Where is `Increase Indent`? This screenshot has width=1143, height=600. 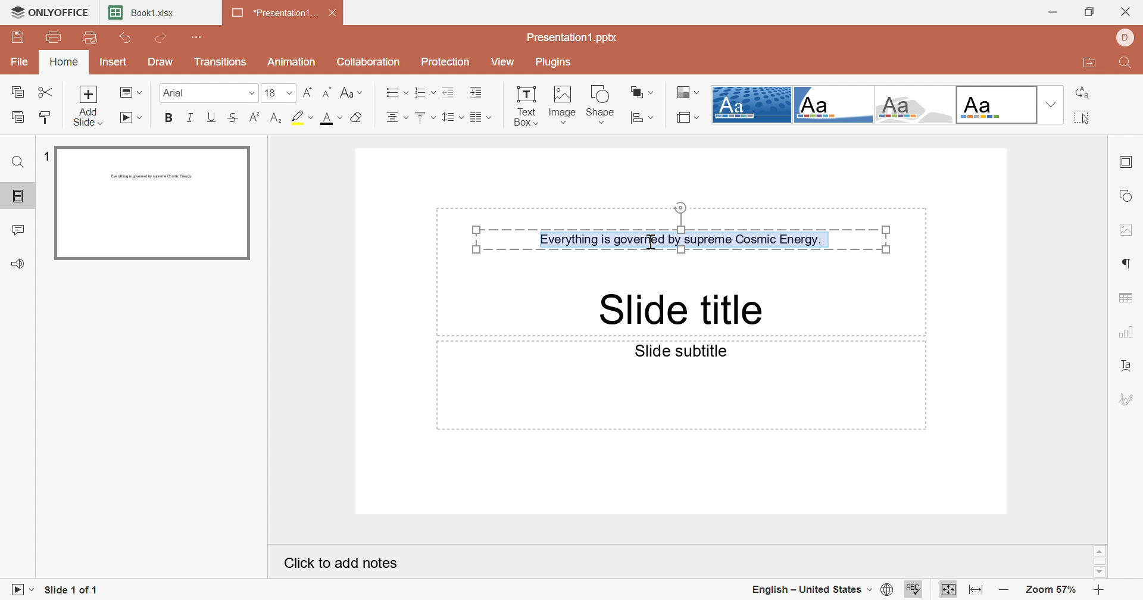 Increase Indent is located at coordinates (476, 93).